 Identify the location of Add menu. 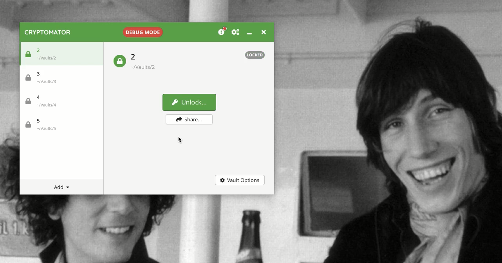
(63, 187).